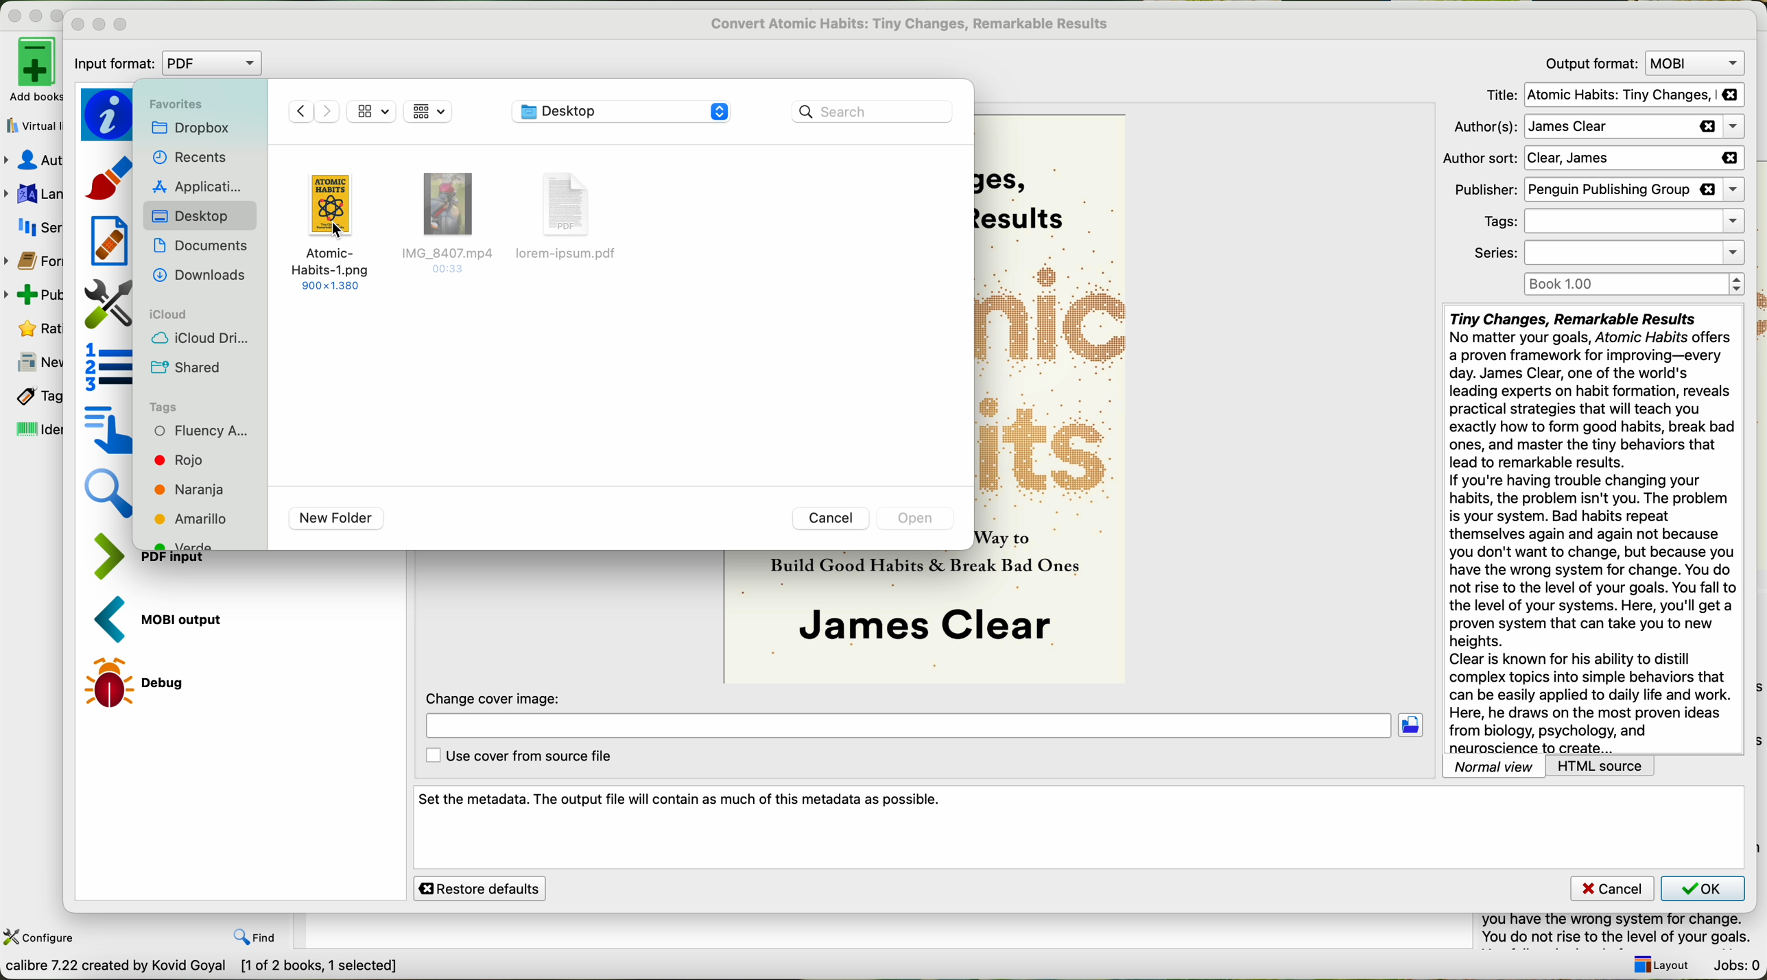 This screenshot has height=980, width=1767. I want to click on disable file, so click(576, 215).